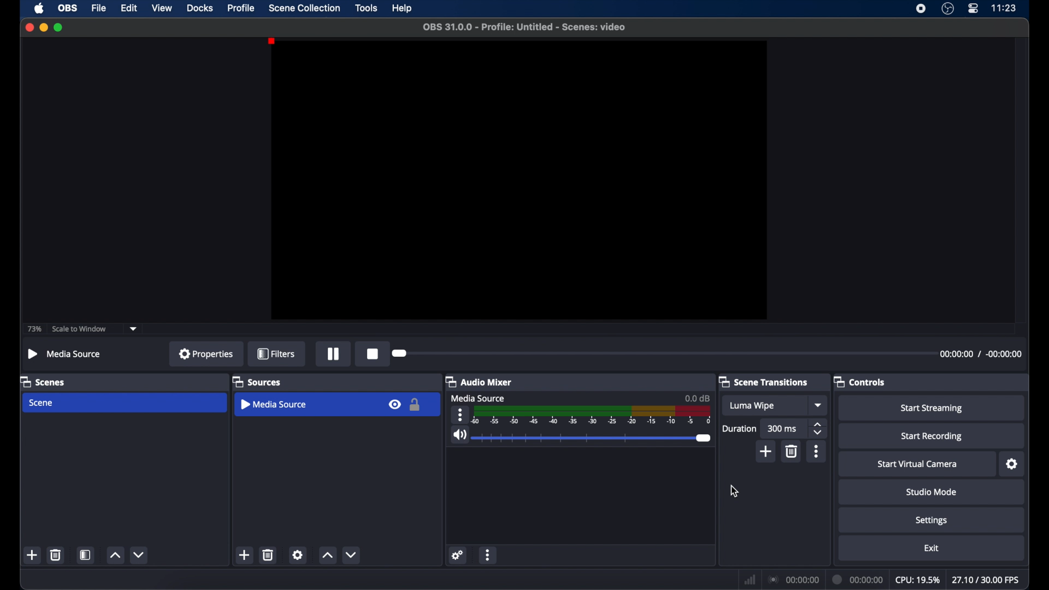 The width and height of the screenshot is (1049, 590). I want to click on delete, so click(791, 451).